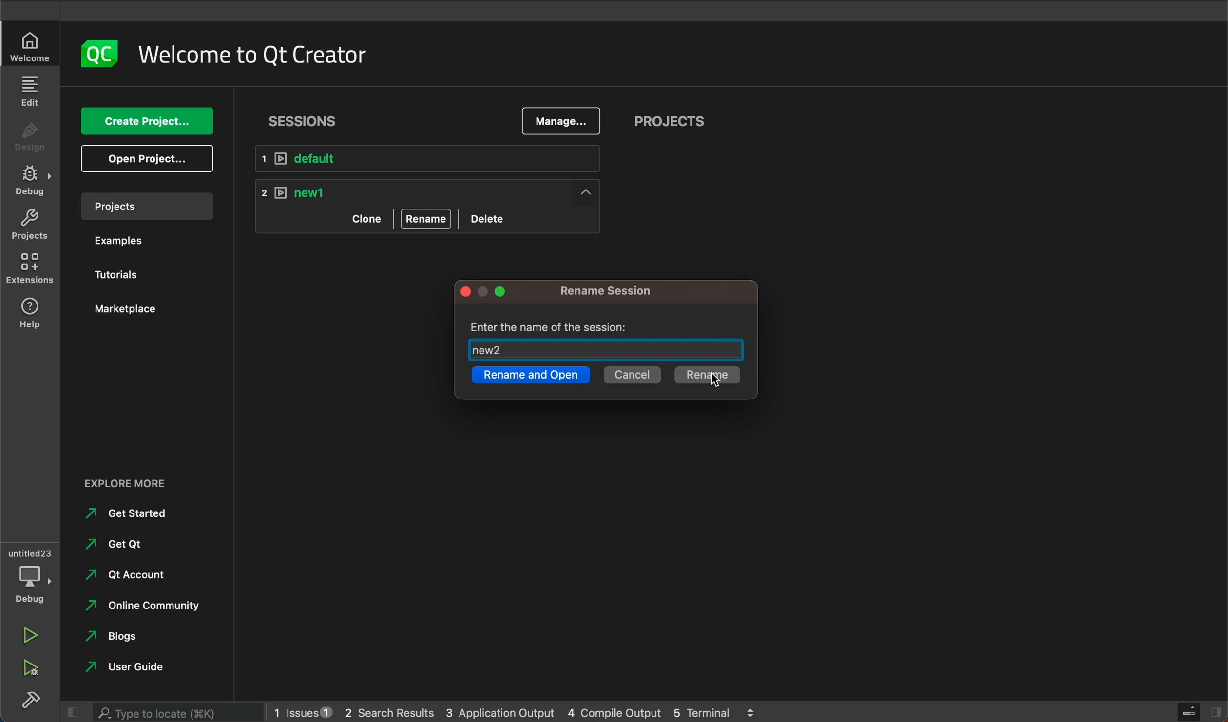 This screenshot has width=1228, height=722. Describe the element at coordinates (251, 52) in the screenshot. I see `welcome` at that location.